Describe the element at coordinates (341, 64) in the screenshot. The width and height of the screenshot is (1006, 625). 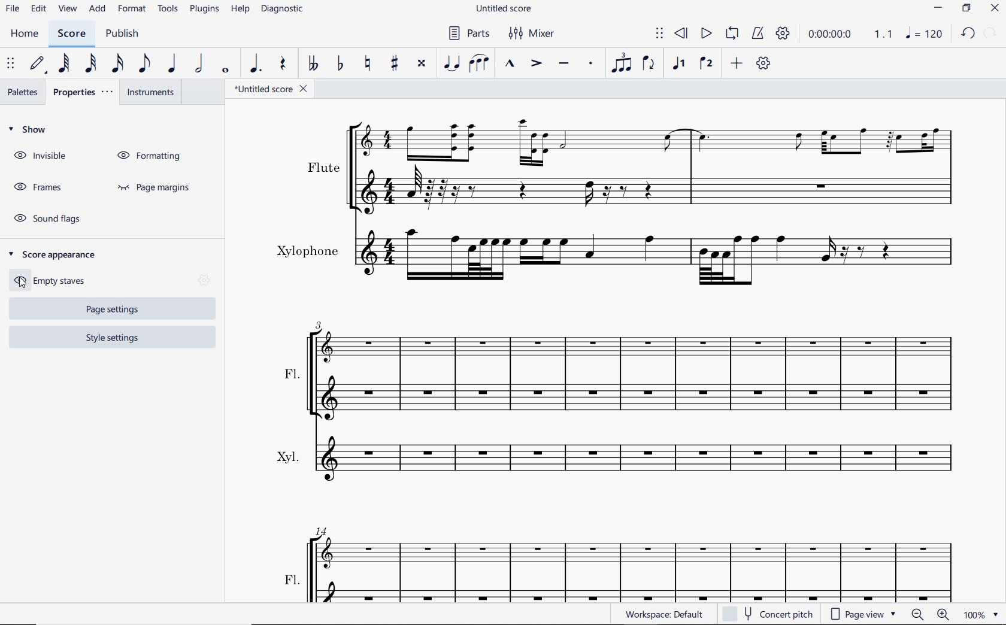
I see `TOGGLE FLAT` at that location.